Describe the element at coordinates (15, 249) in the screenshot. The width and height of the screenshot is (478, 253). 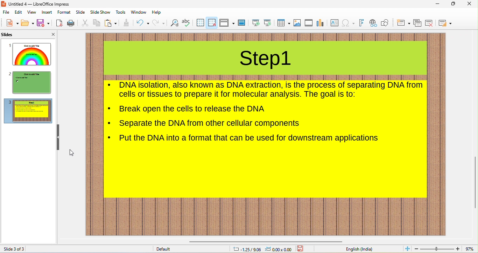
I see `slide 3 of 3` at that location.